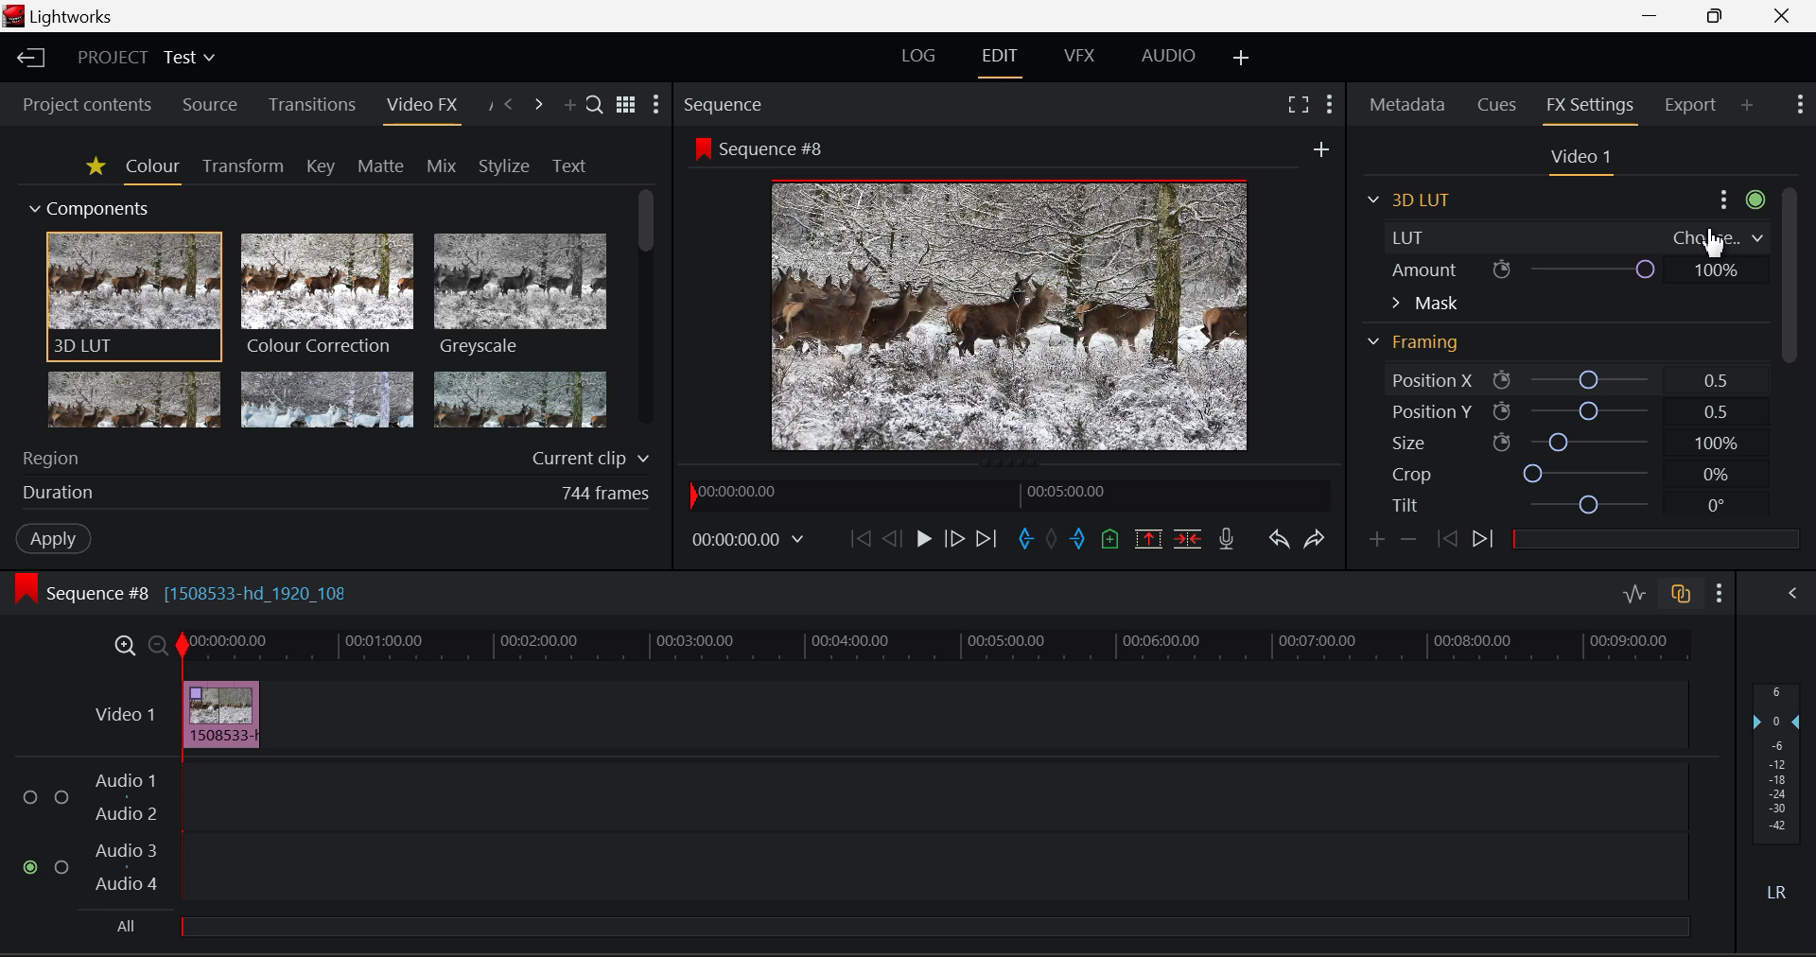 The height and width of the screenshot is (957, 1816). What do you see at coordinates (1483, 539) in the screenshot?
I see `Next keyframe` at bounding box center [1483, 539].